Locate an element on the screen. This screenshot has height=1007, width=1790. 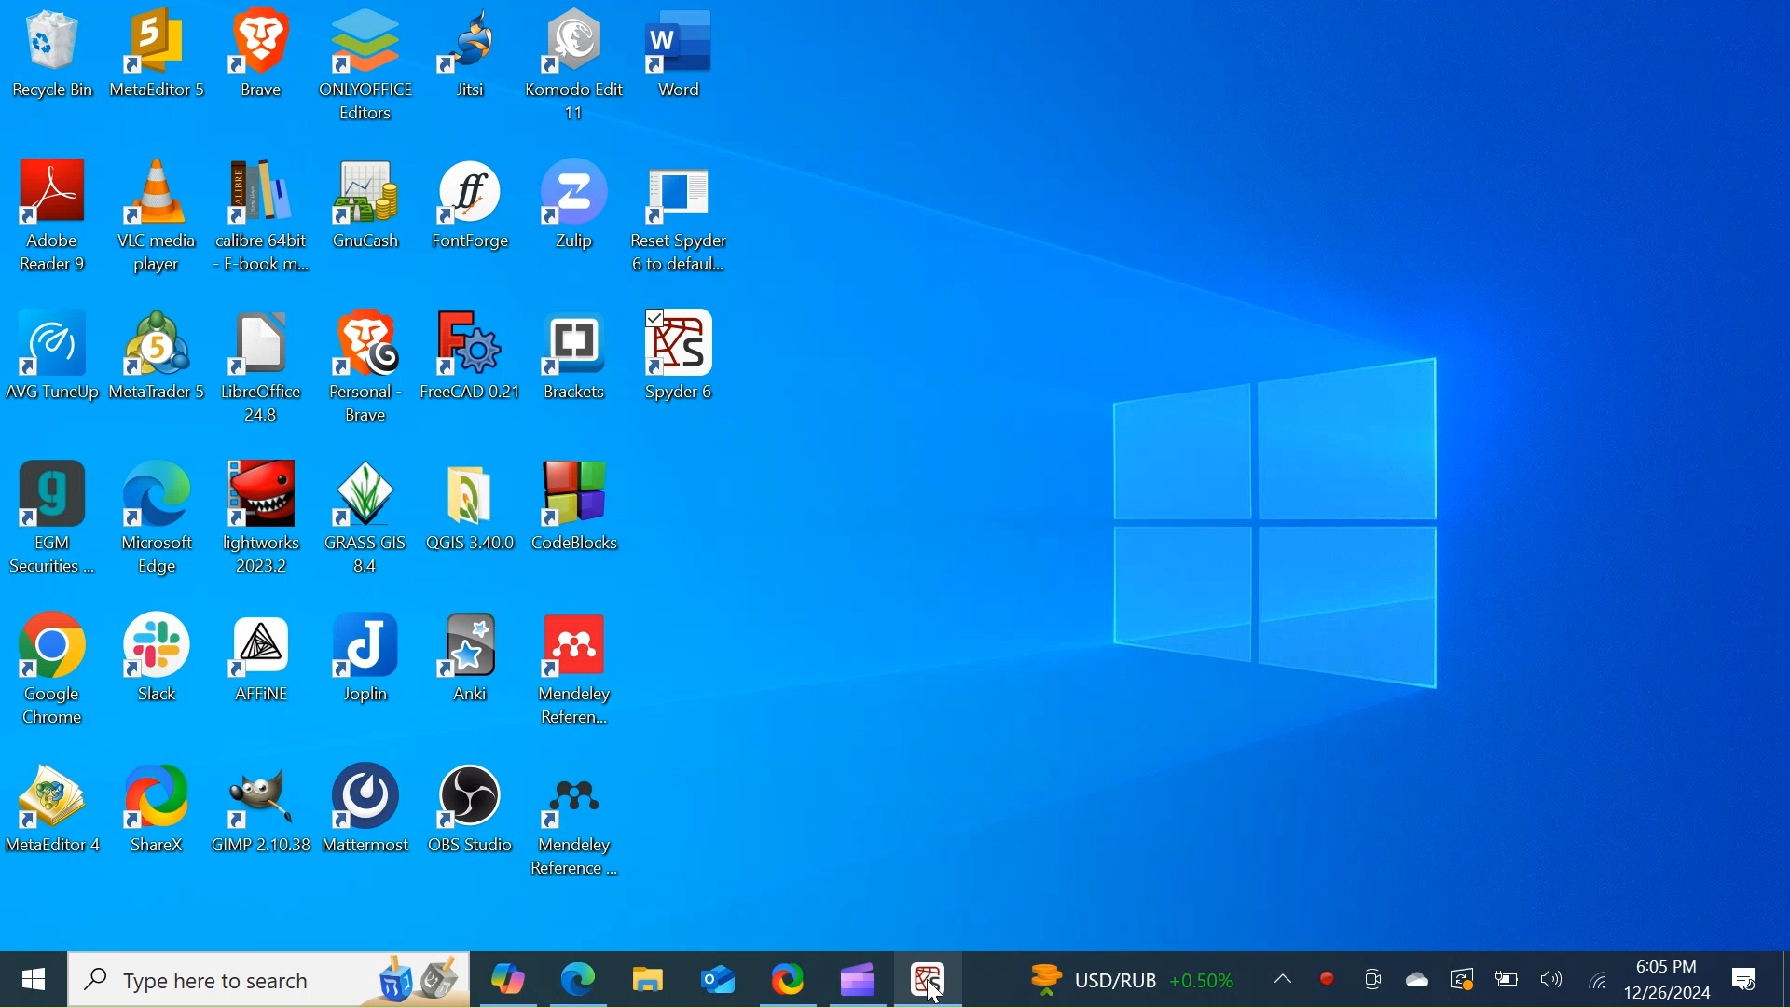
Time  is located at coordinates (1668, 966).